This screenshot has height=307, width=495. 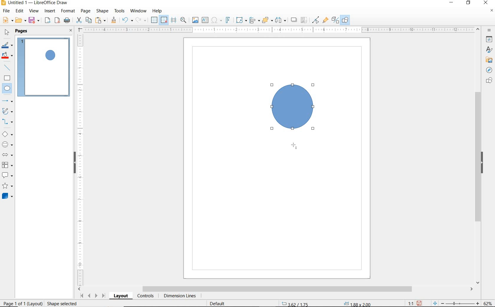 What do you see at coordinates (103, 12) in the screenshot?
I see `SHAPE` at bounding box center [103, 12].